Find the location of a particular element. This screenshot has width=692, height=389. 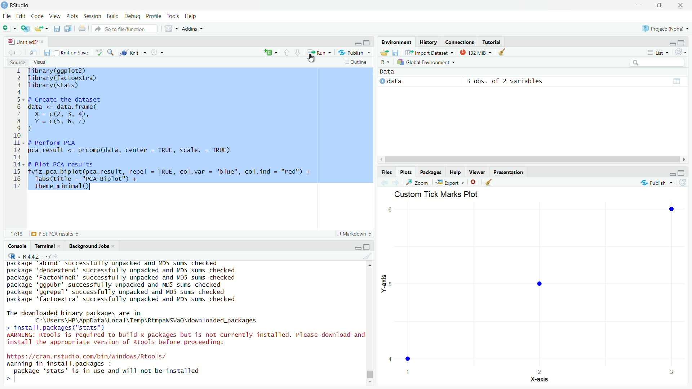

Maximize is located at coordinates (658, 5).